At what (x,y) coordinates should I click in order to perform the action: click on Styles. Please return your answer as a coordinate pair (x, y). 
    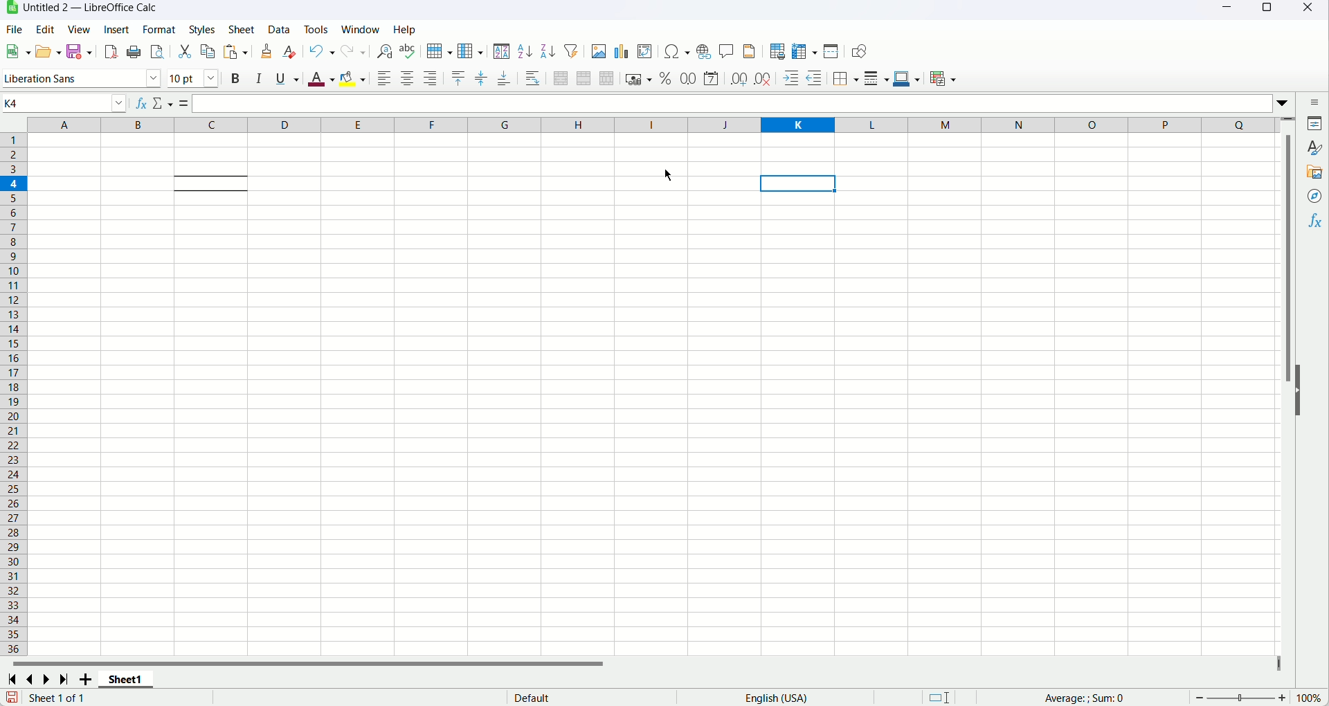
    Looking at the image, I should click on (201, 29).